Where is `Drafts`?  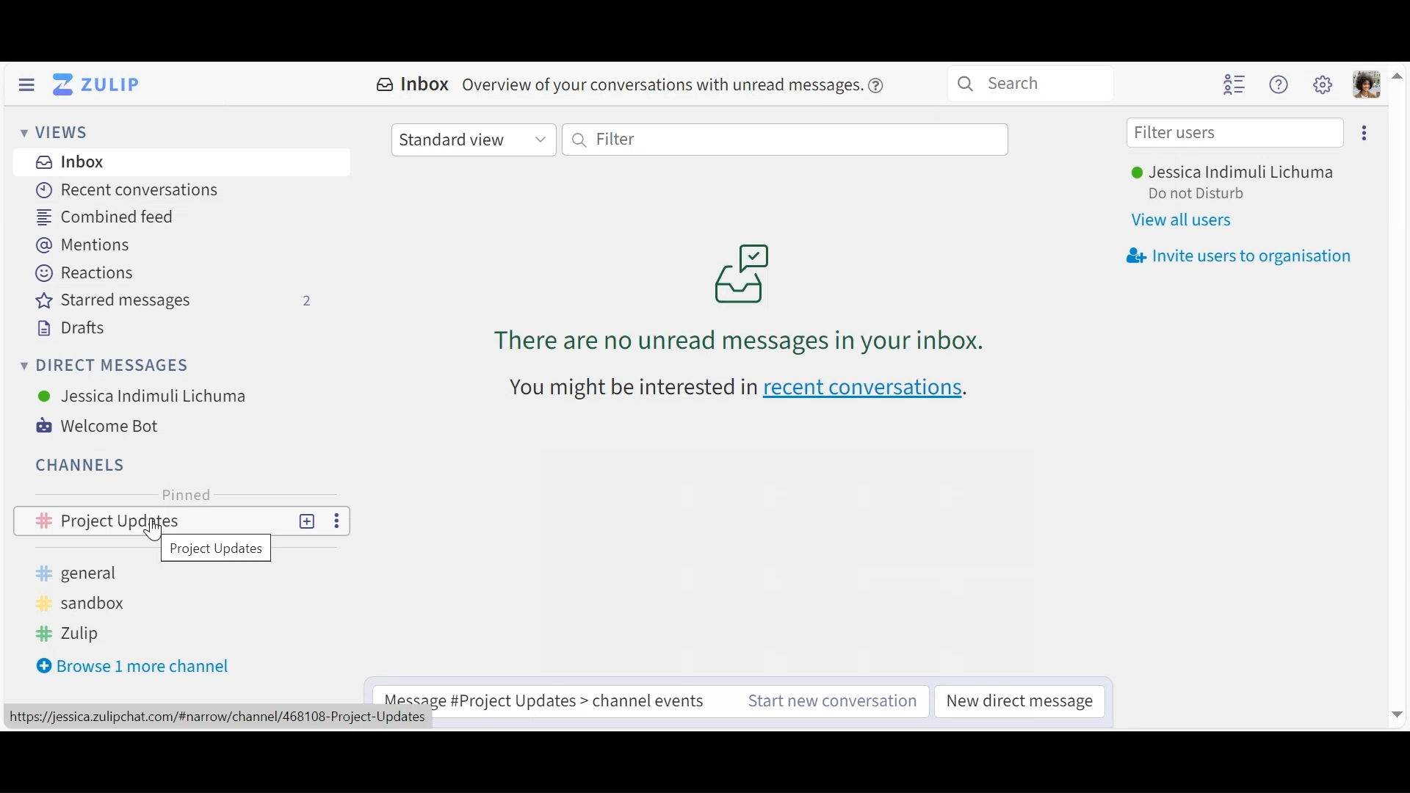
Drafts is located at coordinates (69, 328).